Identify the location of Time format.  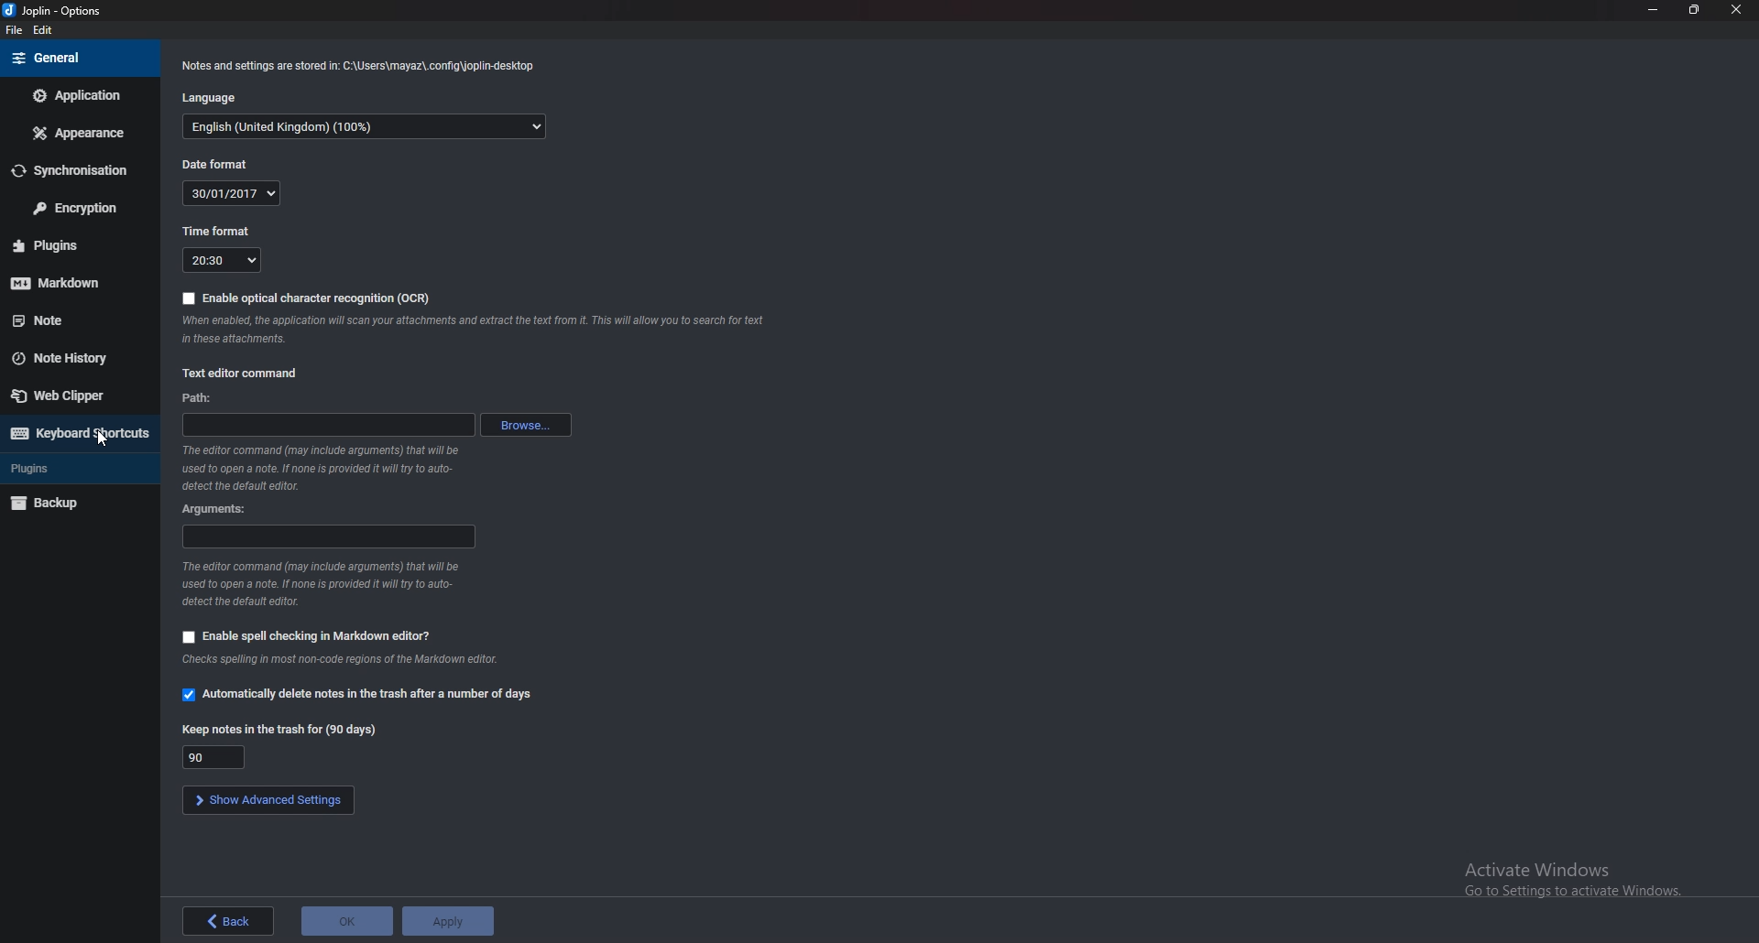
(224, 261).